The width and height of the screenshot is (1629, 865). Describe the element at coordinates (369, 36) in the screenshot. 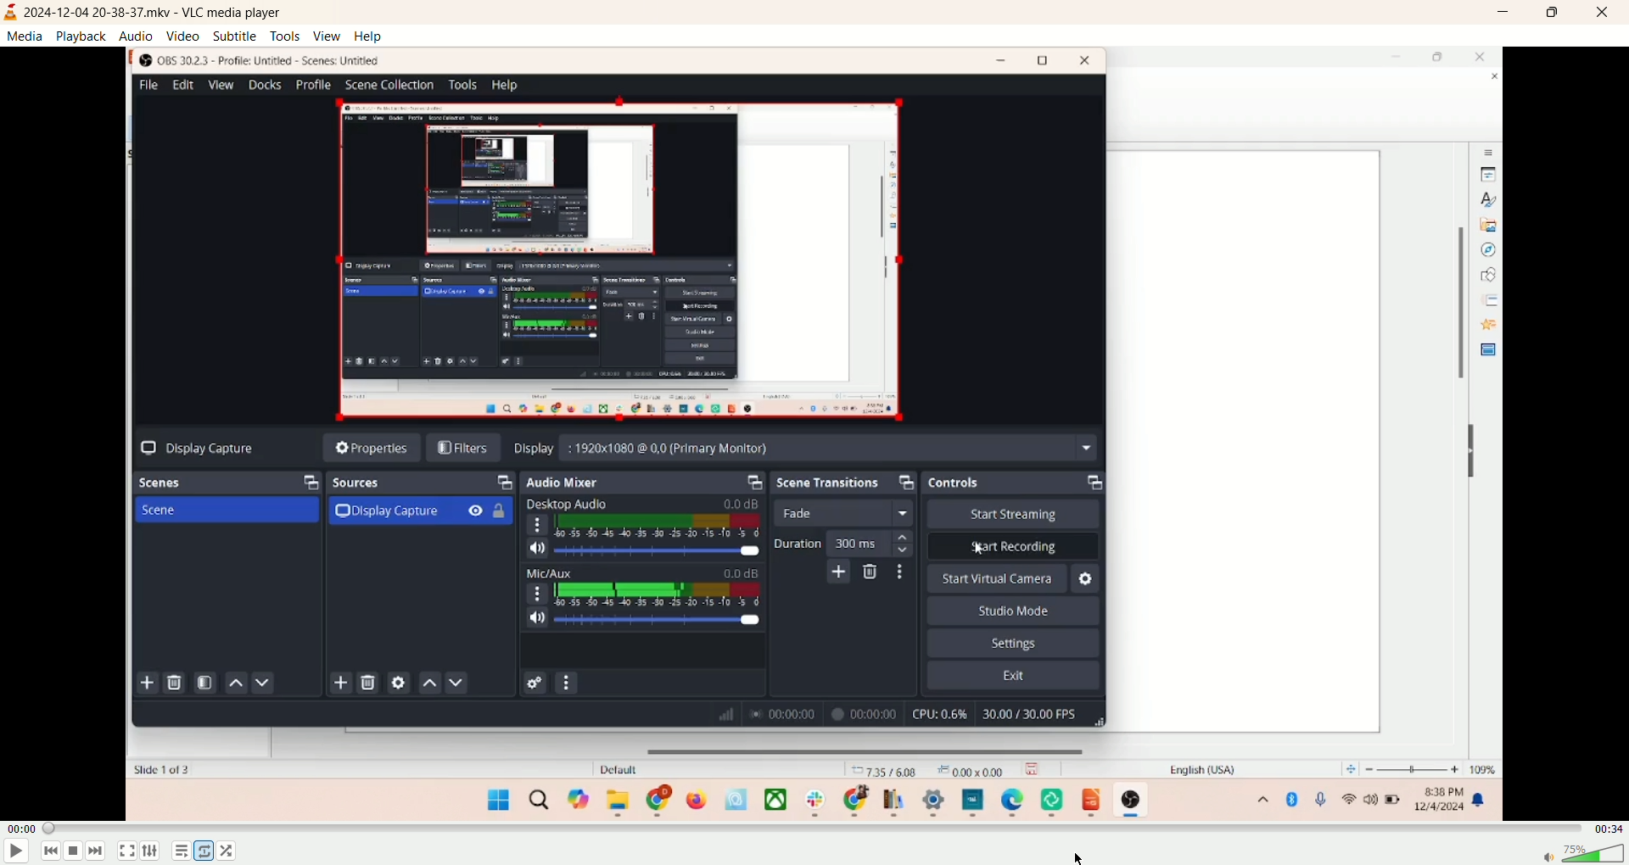

I see `help` at that location.